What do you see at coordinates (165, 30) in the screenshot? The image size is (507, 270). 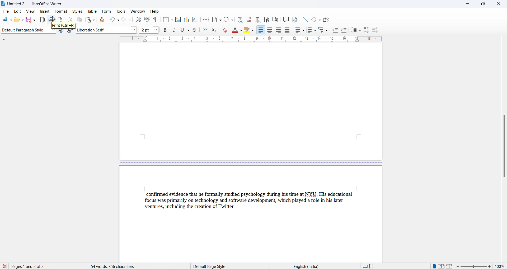 I see `bold` at bounding box center [165, 30].